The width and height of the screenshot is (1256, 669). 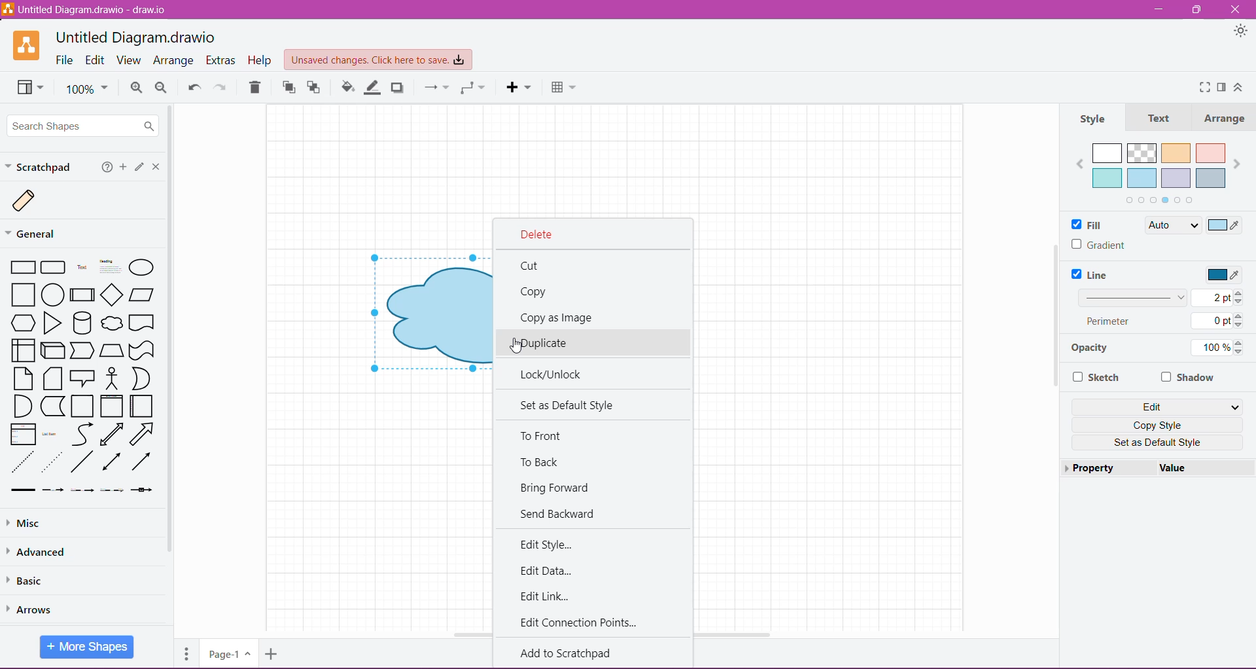 I want to click on Fullscreen, so click(x=1202, y=88).